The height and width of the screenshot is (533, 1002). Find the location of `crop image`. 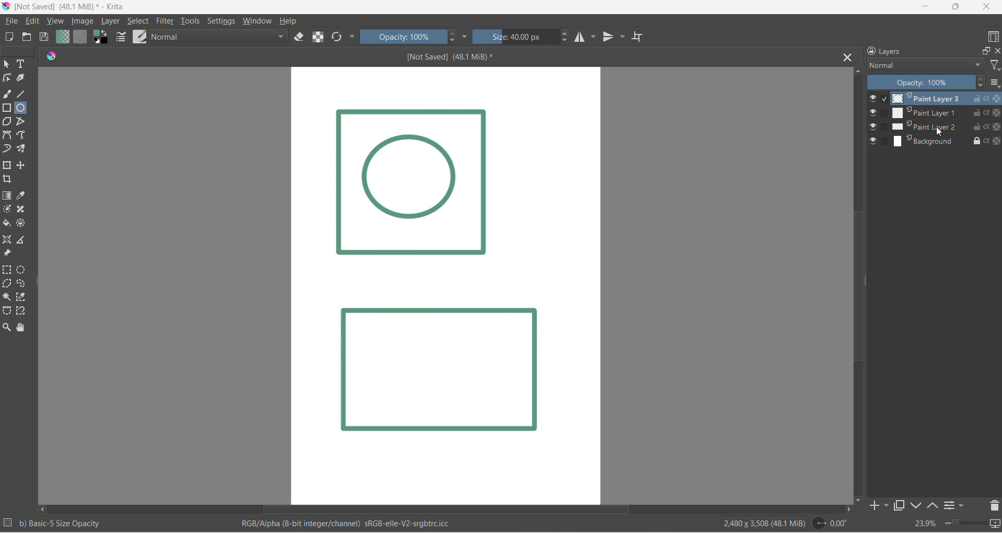

crop image is located at coordinates (9, 180).